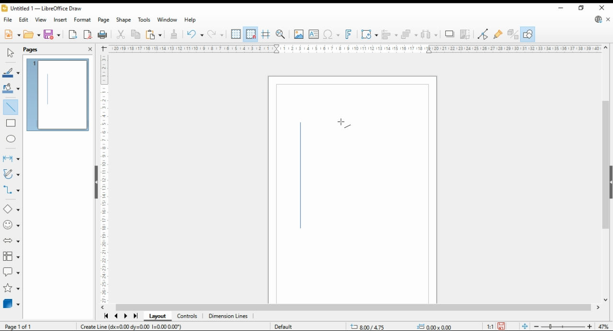 The width and height of the screenshot is (613, 331). What do you see at coordinates (601, 8) in the screenshot?
I see `close window` at bounding box center [601, 8].